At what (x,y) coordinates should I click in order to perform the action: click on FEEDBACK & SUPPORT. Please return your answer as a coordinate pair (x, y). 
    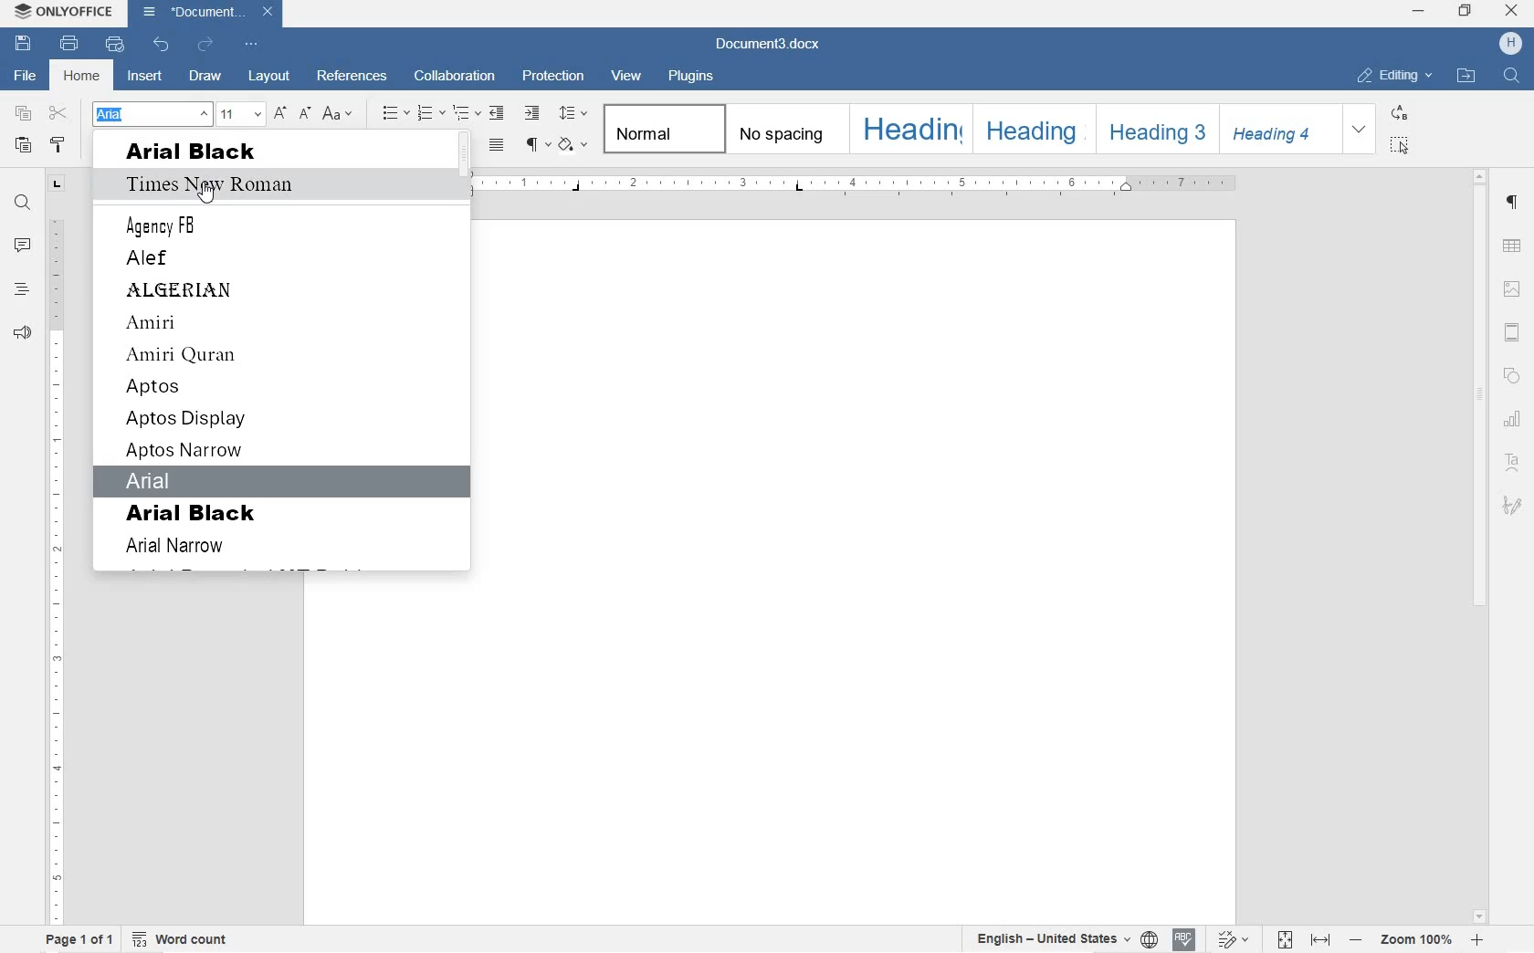
    Looking at the image, I should click on (24, 333).